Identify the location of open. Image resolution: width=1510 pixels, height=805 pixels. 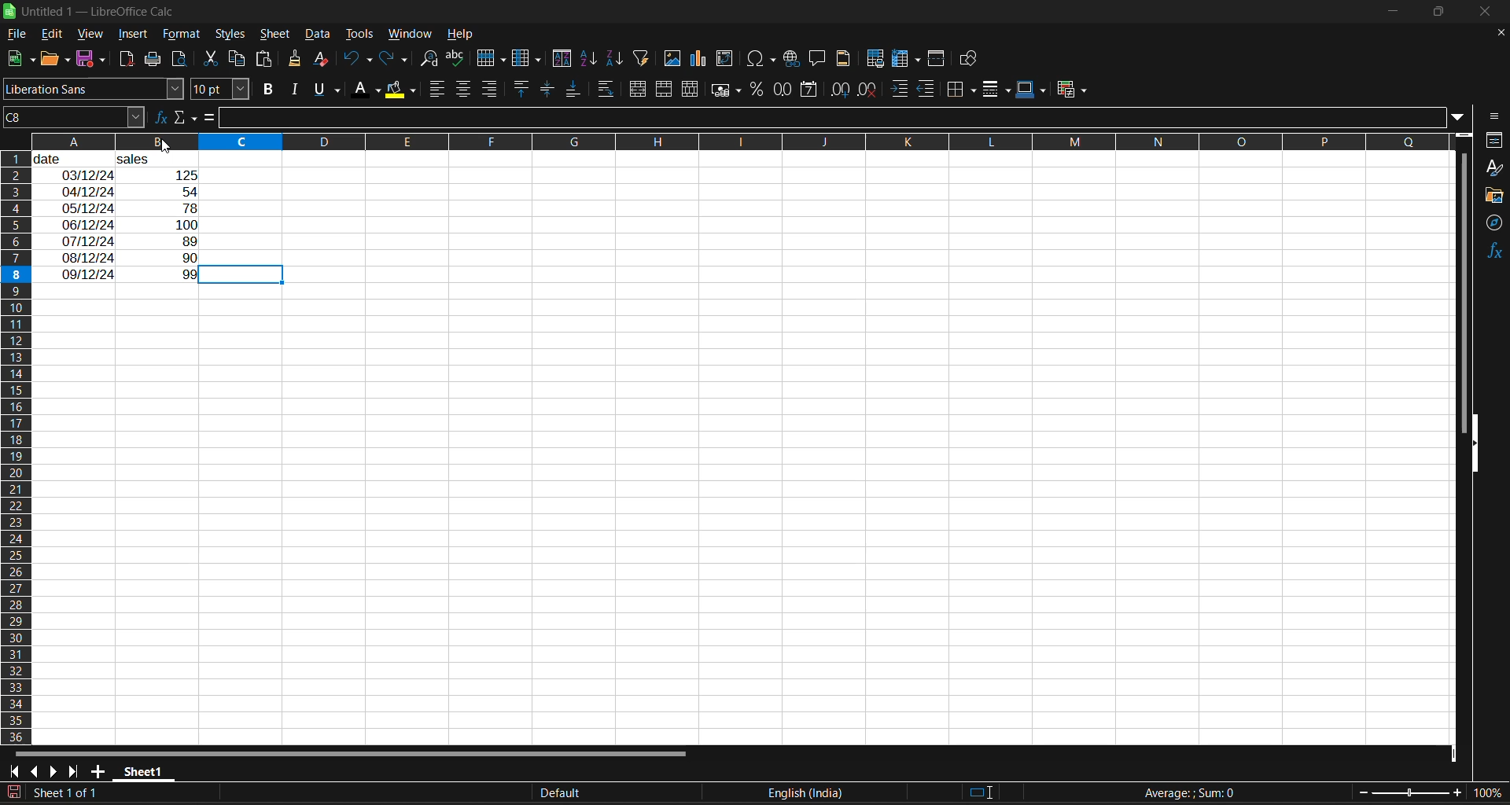
(54, 60).